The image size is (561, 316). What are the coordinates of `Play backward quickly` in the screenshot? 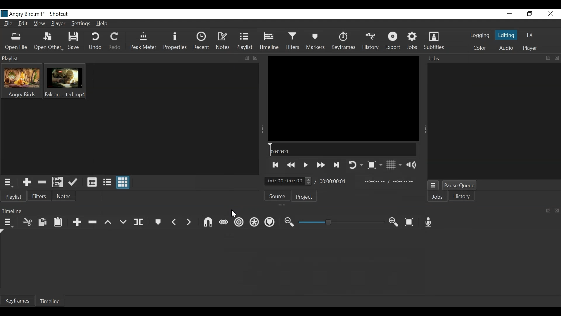 It's located at (290, 164).